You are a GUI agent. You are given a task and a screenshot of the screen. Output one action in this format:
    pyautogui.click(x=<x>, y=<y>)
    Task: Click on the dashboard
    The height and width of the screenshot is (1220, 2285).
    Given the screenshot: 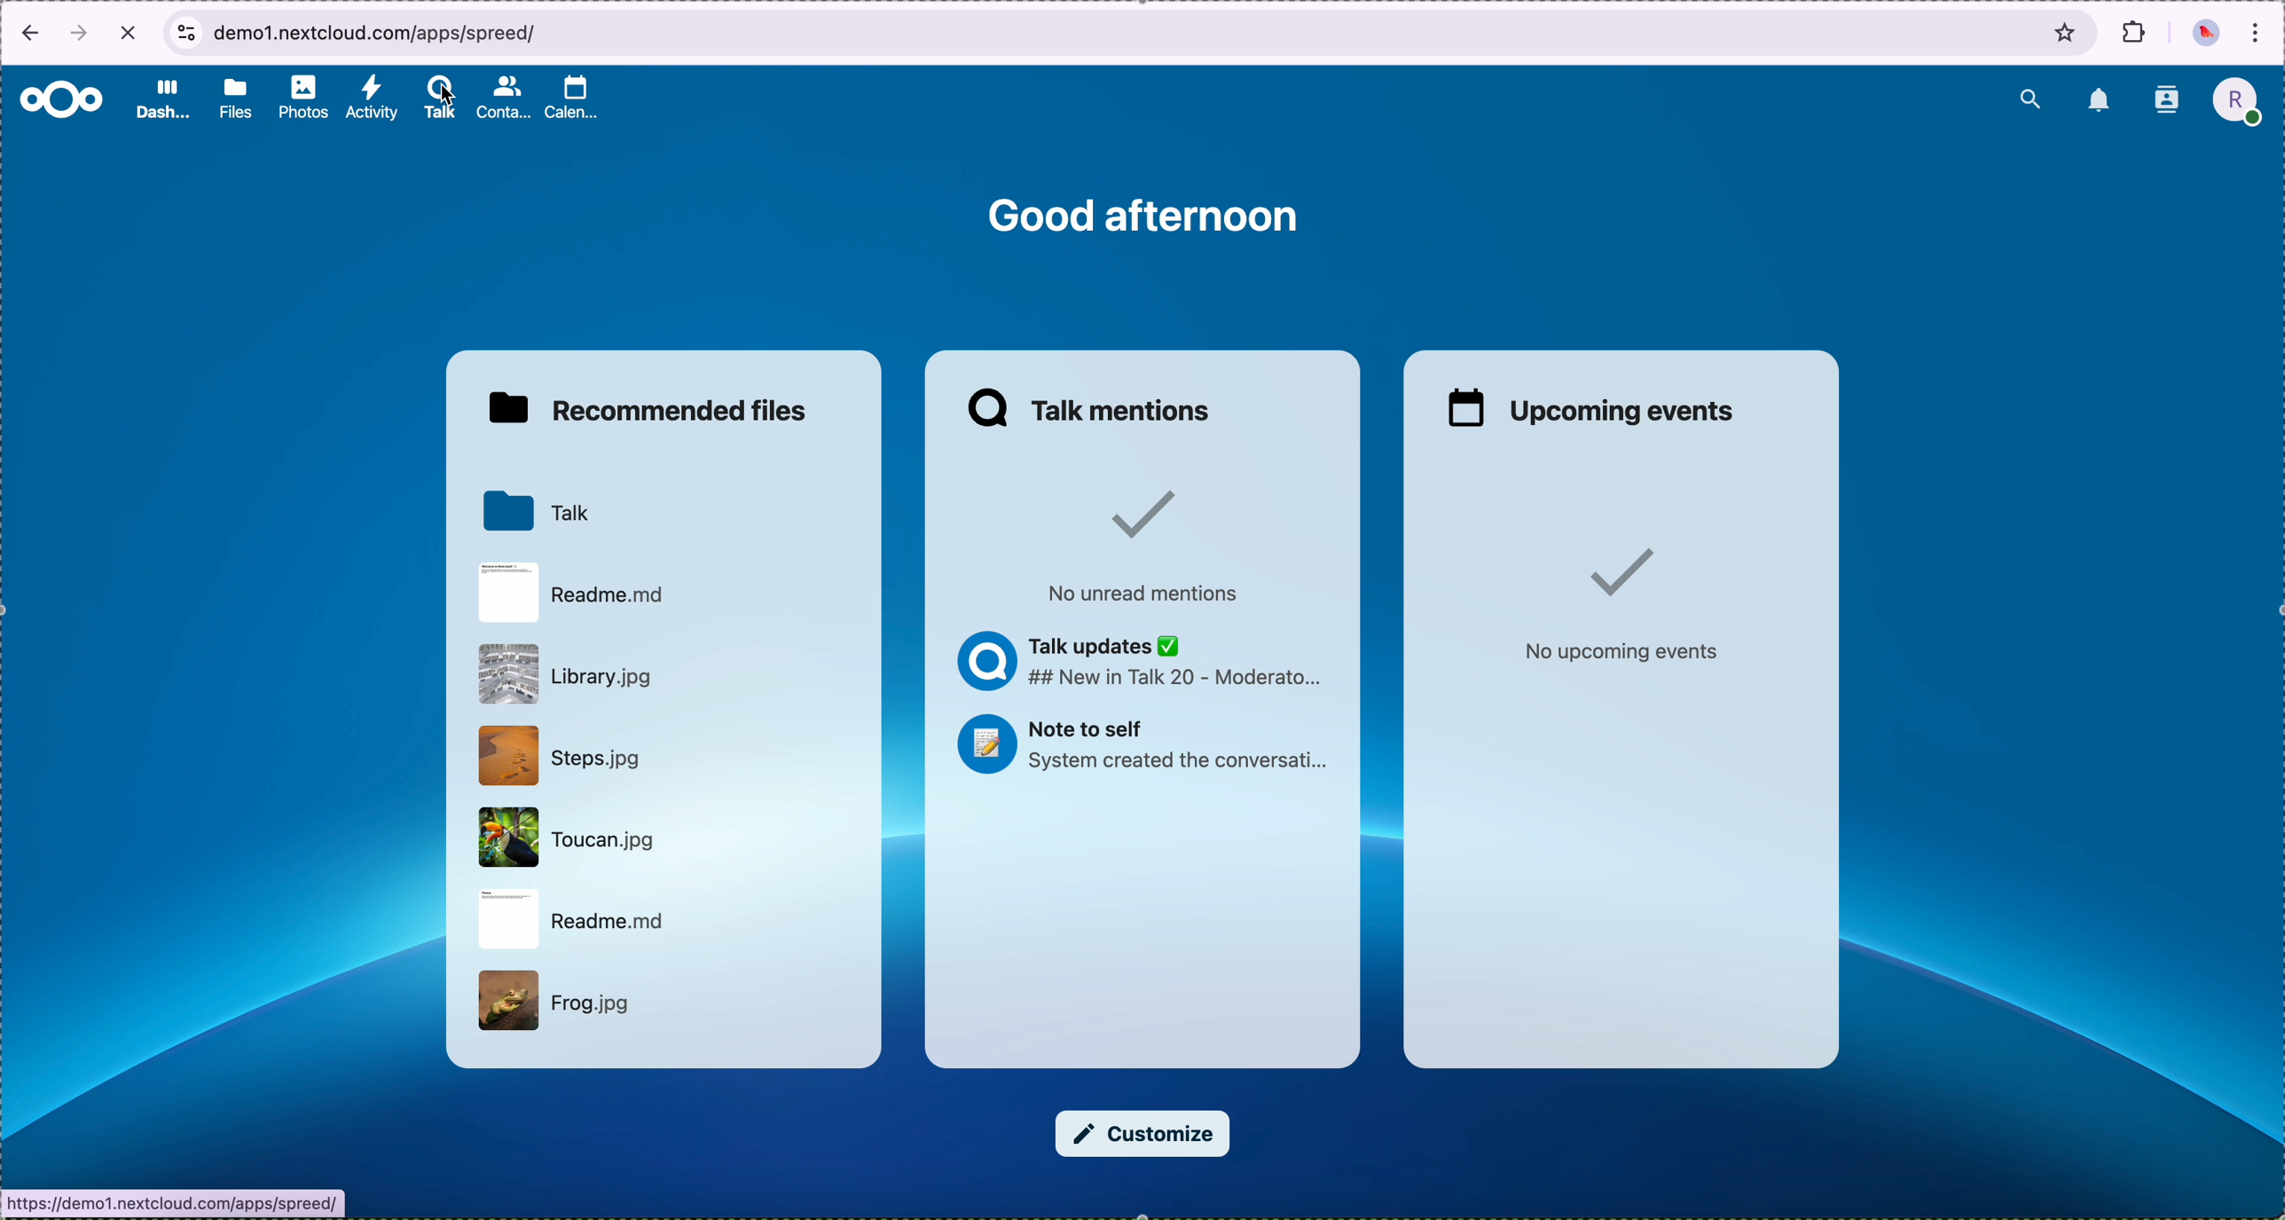 What is the action you would take?
    pyautogui.click(x=166, y=101)
    